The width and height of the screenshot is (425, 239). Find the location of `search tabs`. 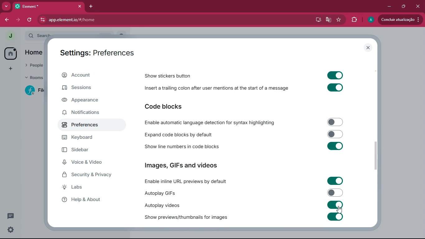

search tabs is located at coordinates (7, 7).